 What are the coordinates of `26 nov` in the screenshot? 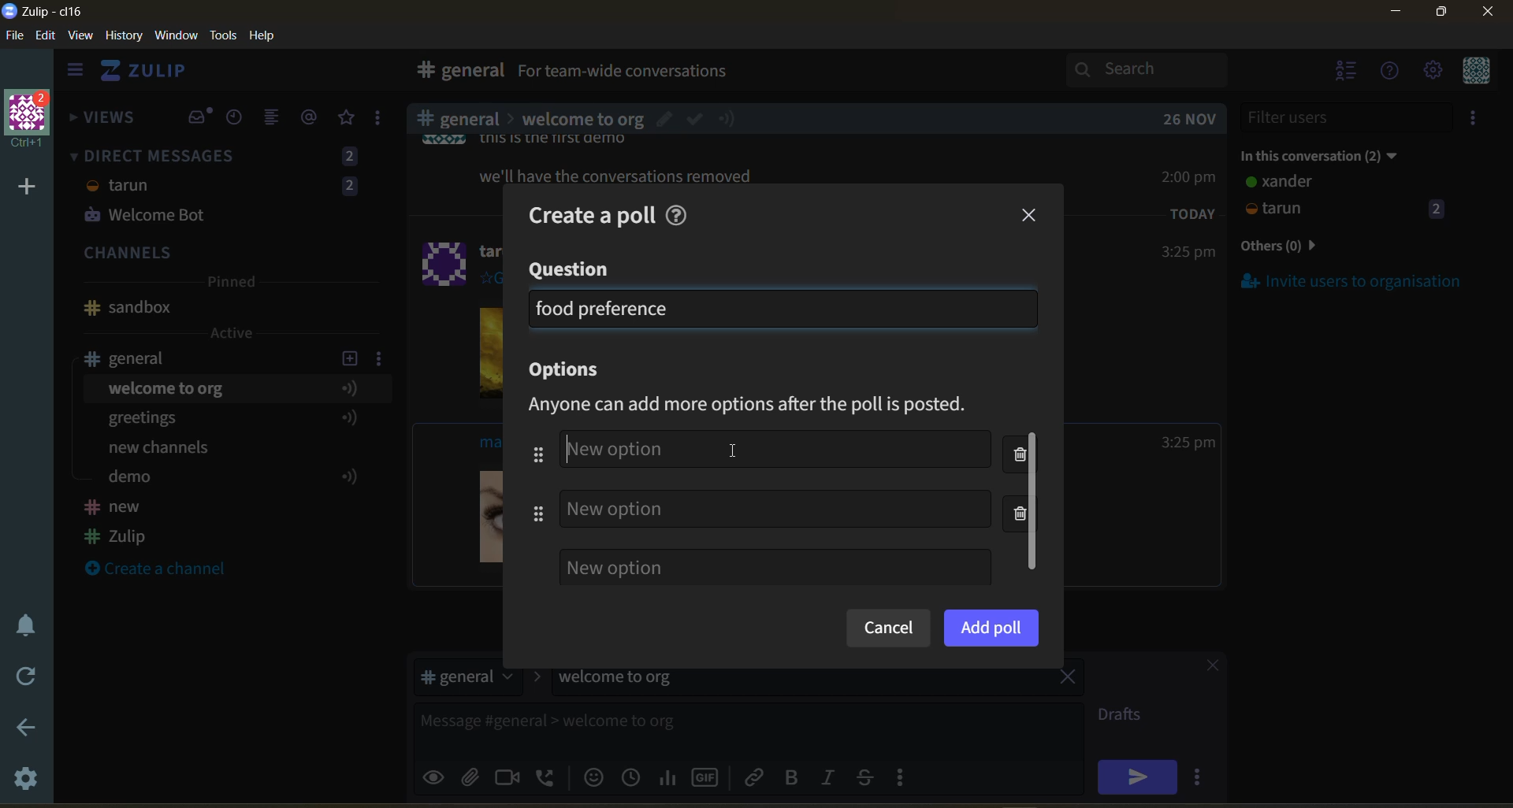 It's located at (1190, 119).